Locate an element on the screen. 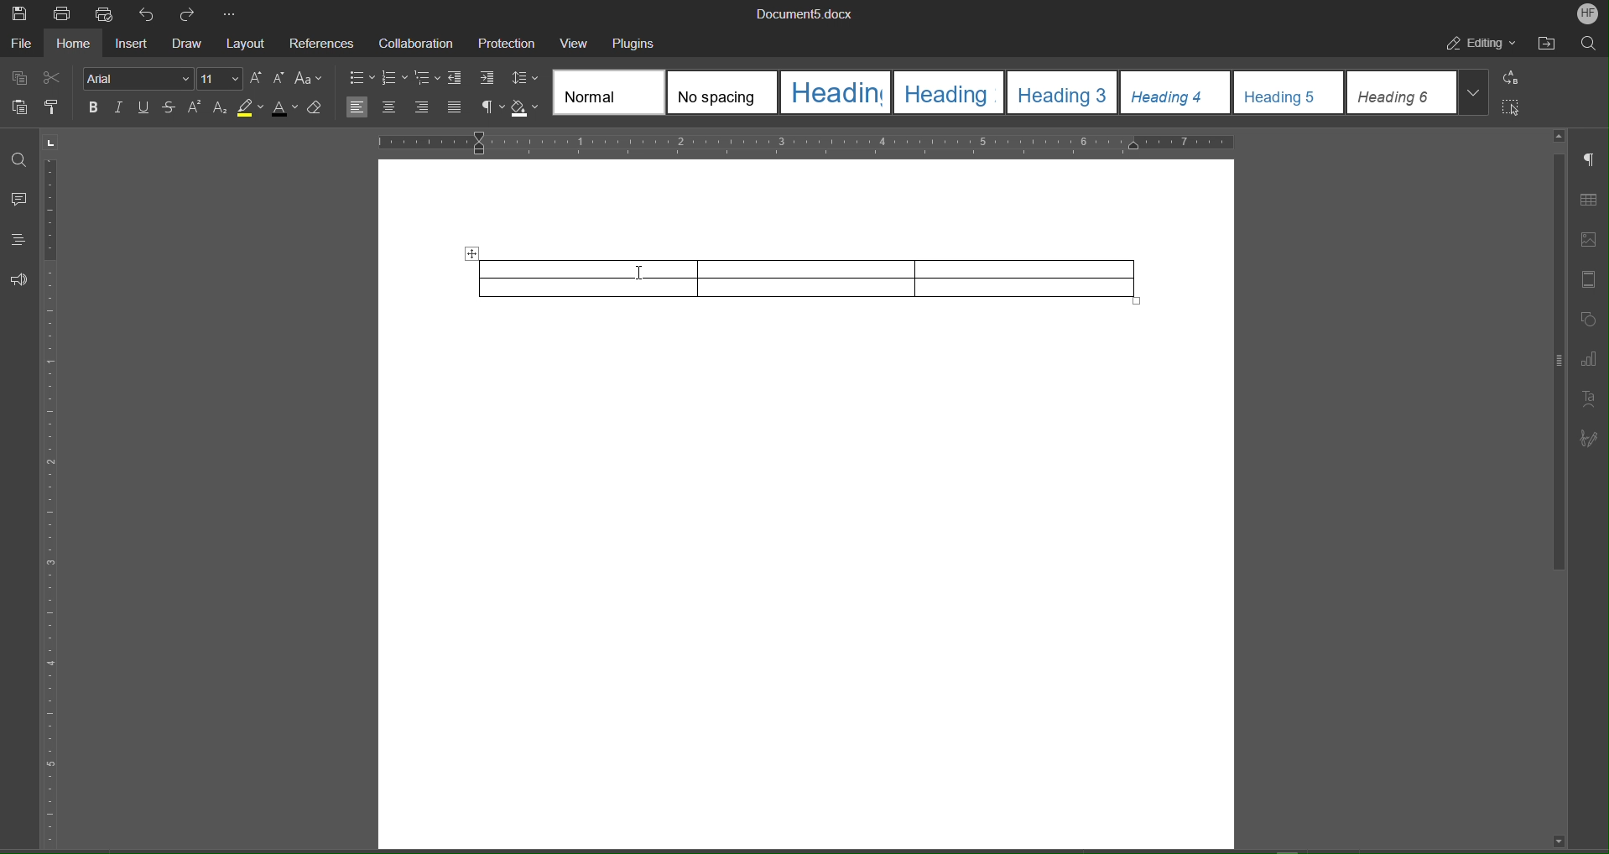 The height and width of the screenshot is (854, 1609). Save is located at coordinates (18, 13).